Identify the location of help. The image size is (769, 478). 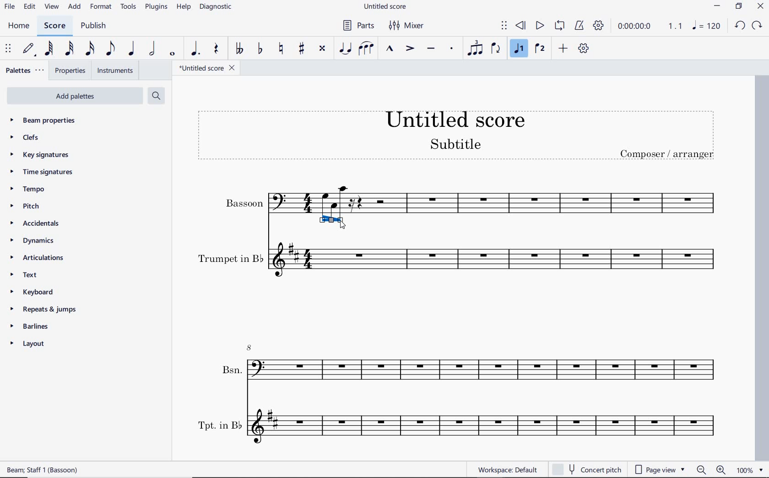
(184, 7).